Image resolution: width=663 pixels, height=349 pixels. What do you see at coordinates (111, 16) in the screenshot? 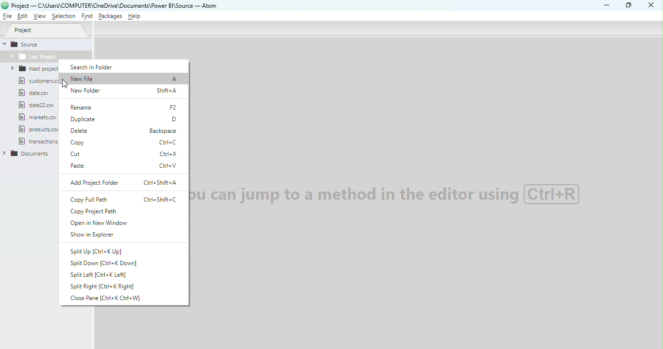
I see `Packages` at bounding box center [111, 16].